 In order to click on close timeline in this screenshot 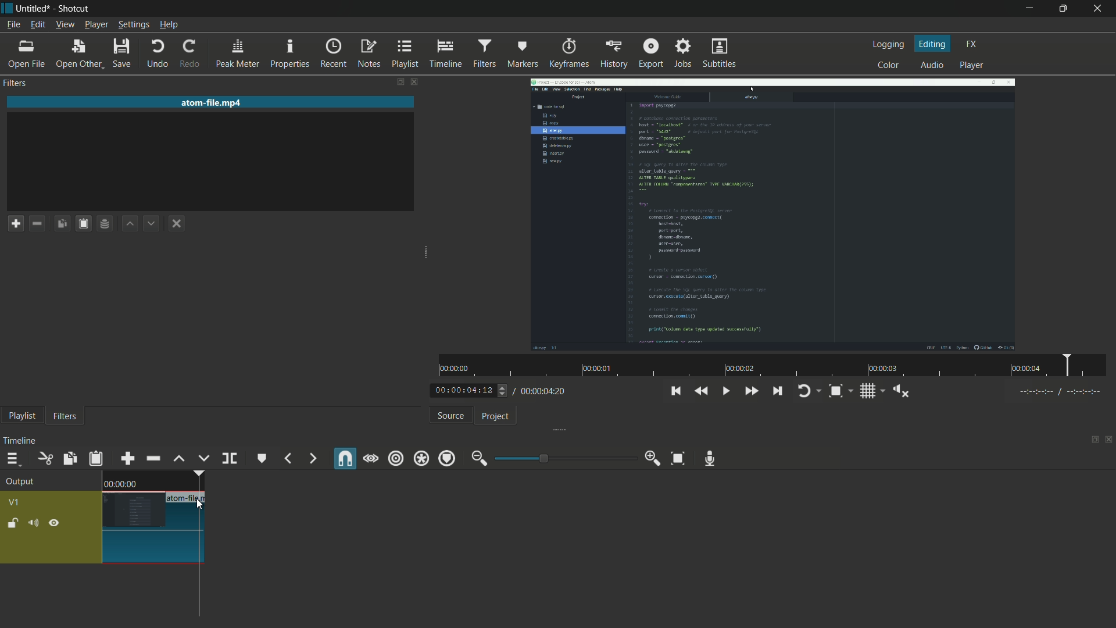, I will do `click(1109, 440)`.